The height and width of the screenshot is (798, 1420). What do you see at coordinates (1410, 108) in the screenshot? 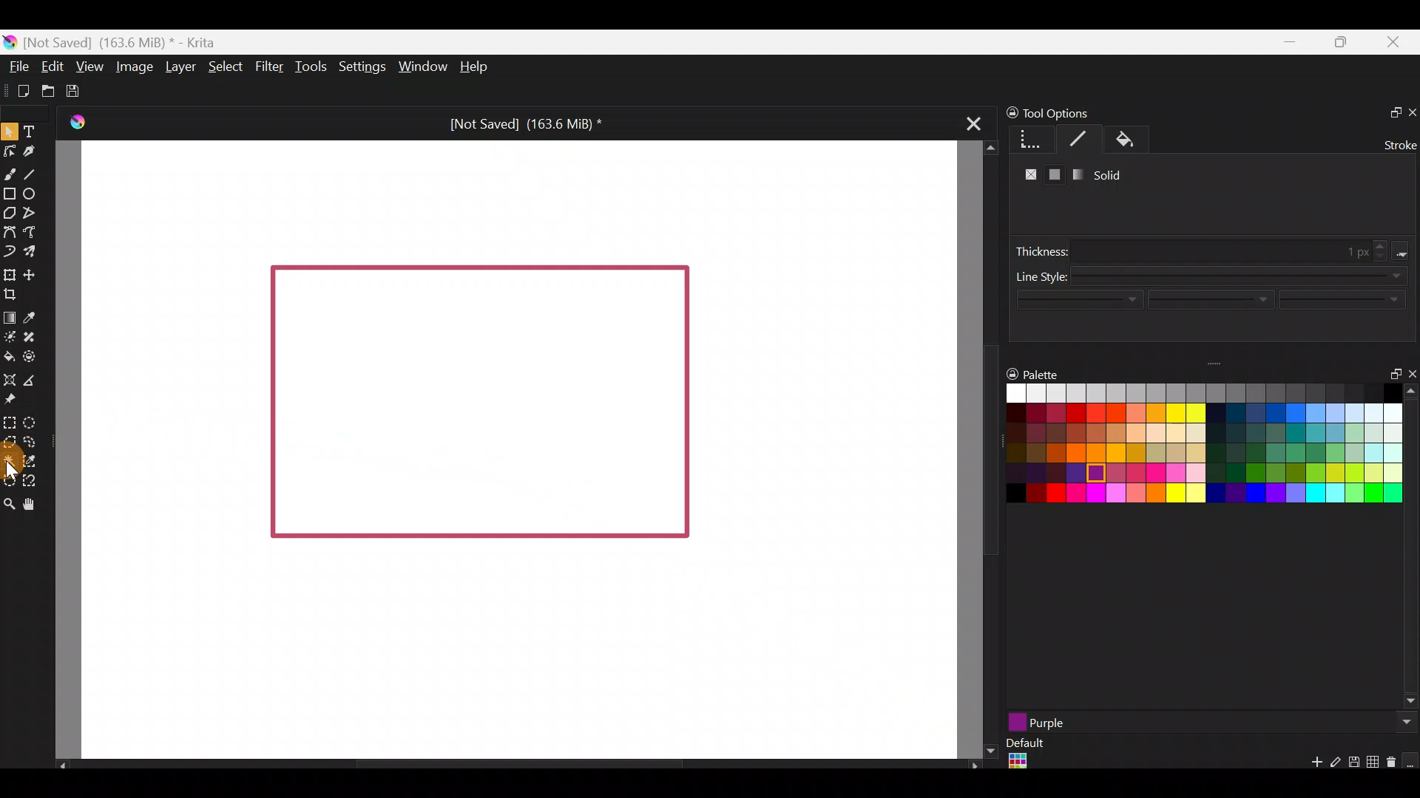
I see `Close docker` at bounding box center [1410, 108].